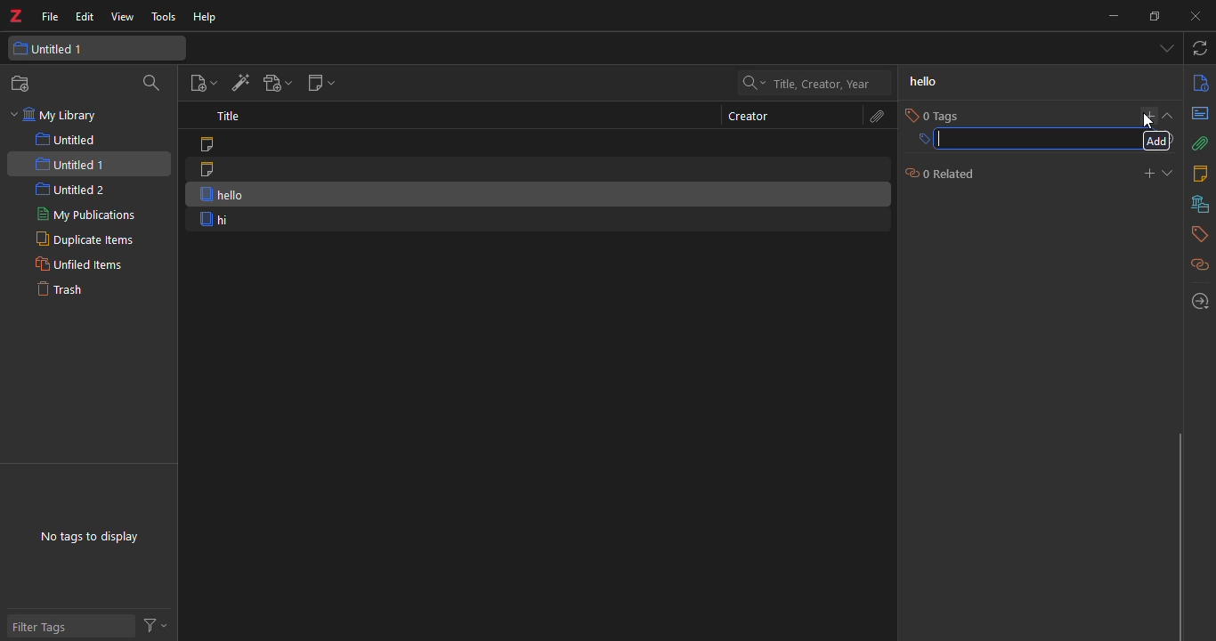 This screenshot has height=641, width=1216. I want to click on filter tags, so click(50, 626).